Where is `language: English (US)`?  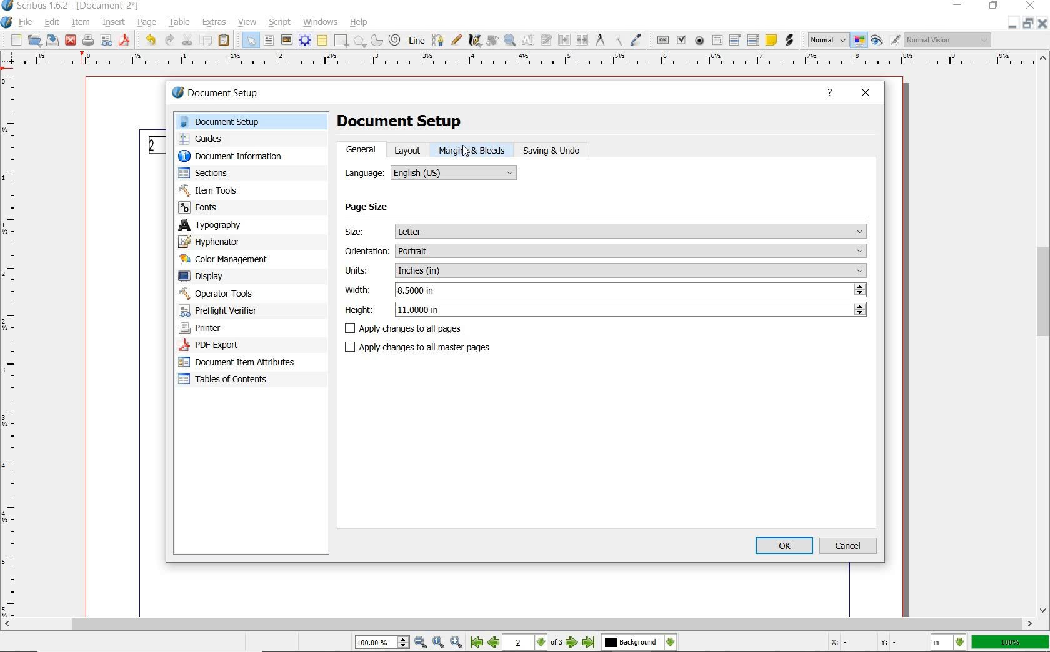
language: English (US) is located at coordinates (431, 172).